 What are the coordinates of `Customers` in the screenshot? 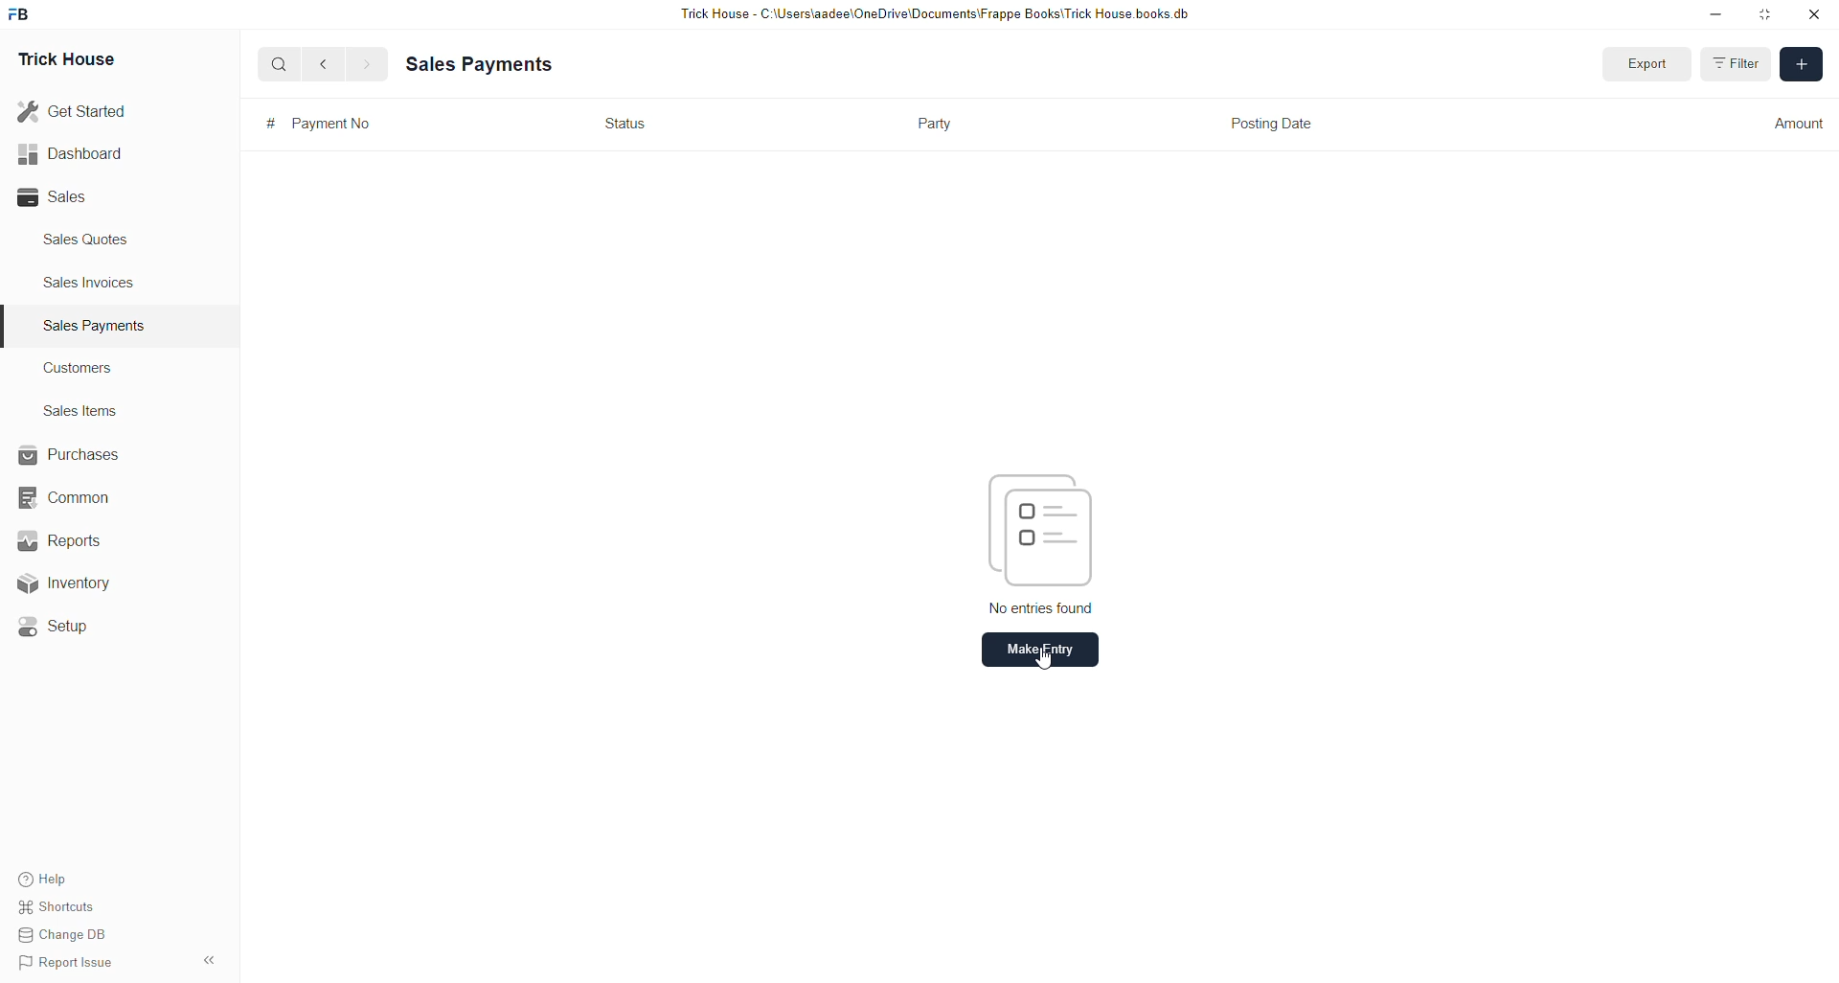 It's located at (83, 367).